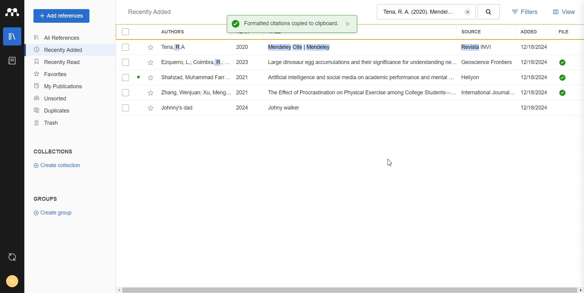 This screenshot has height=293, width=584. I want to click on Logo, so click(12, 12).